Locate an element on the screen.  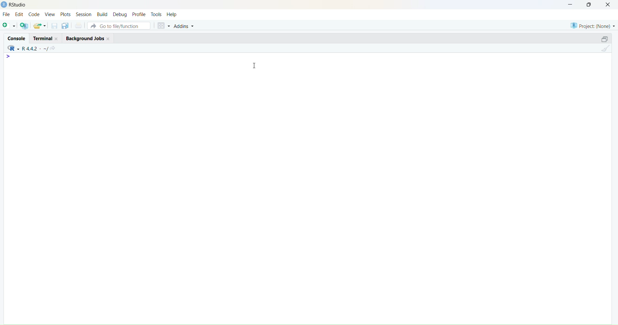
Text cursor is located at coordinates (256, 65).